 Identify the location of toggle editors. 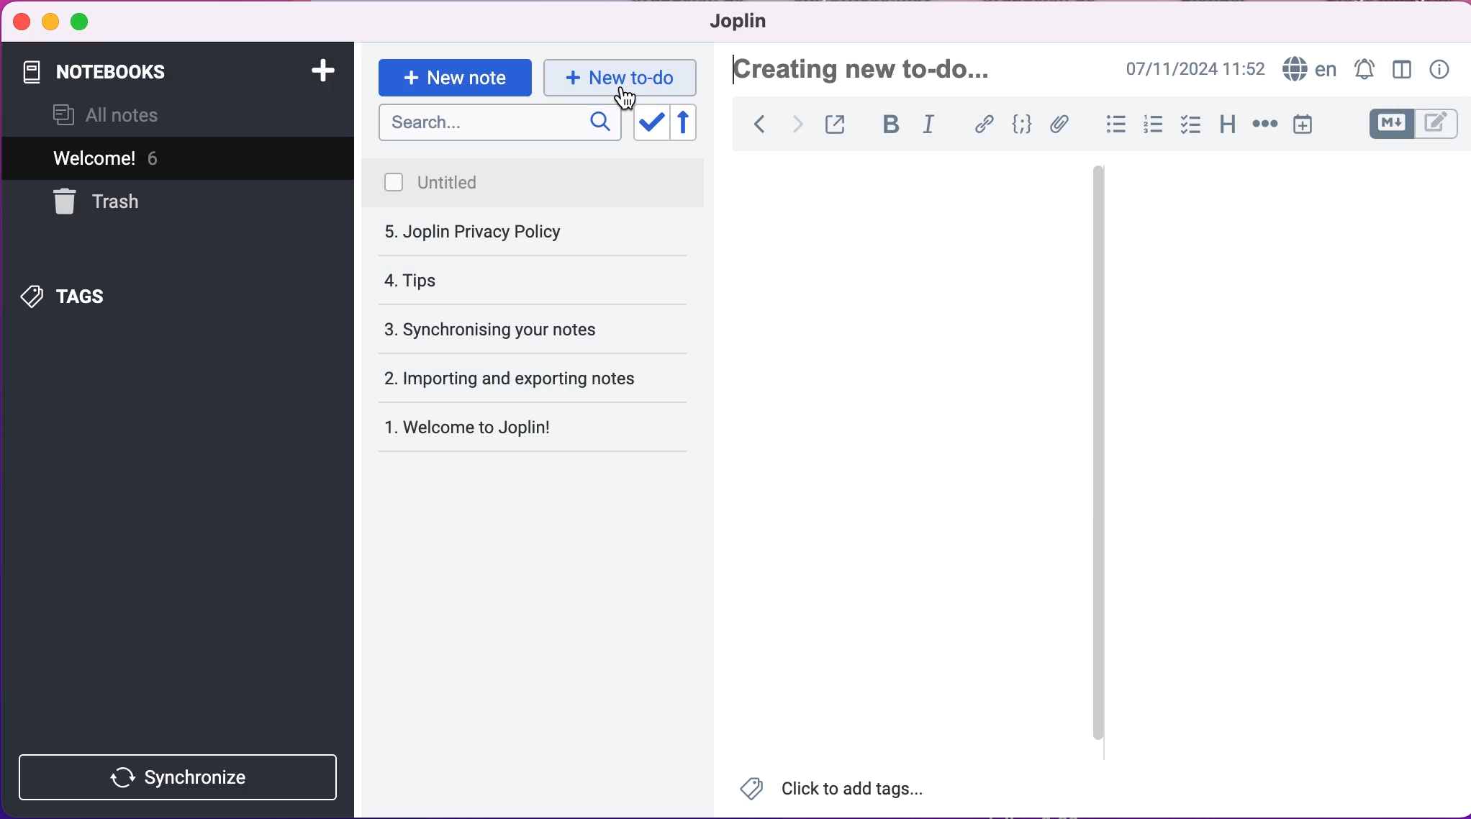
(1400, 125).